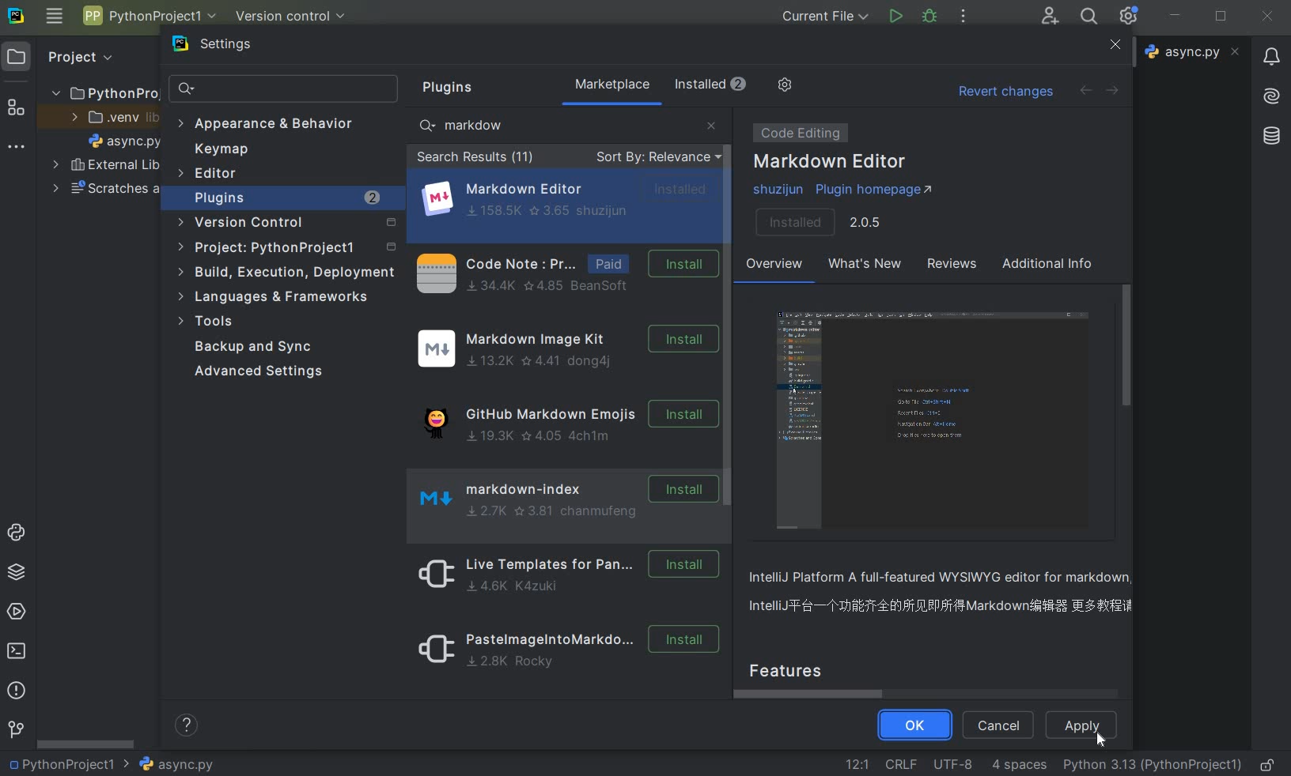 The width and height of the screenshot is (1291, 776). Describe the element at coordinates (125, 141) in the screenshot. I see `file name` at that location.